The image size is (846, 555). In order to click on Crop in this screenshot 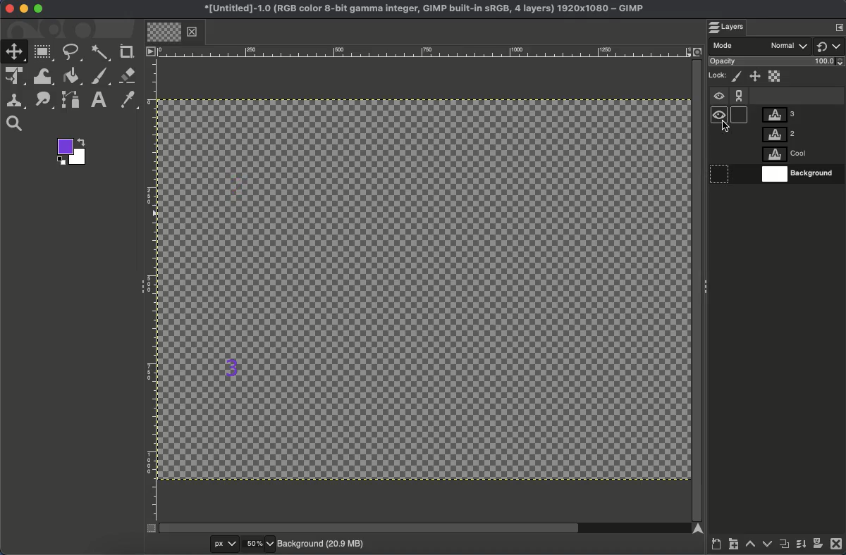, I will do `click(128, 51)`.